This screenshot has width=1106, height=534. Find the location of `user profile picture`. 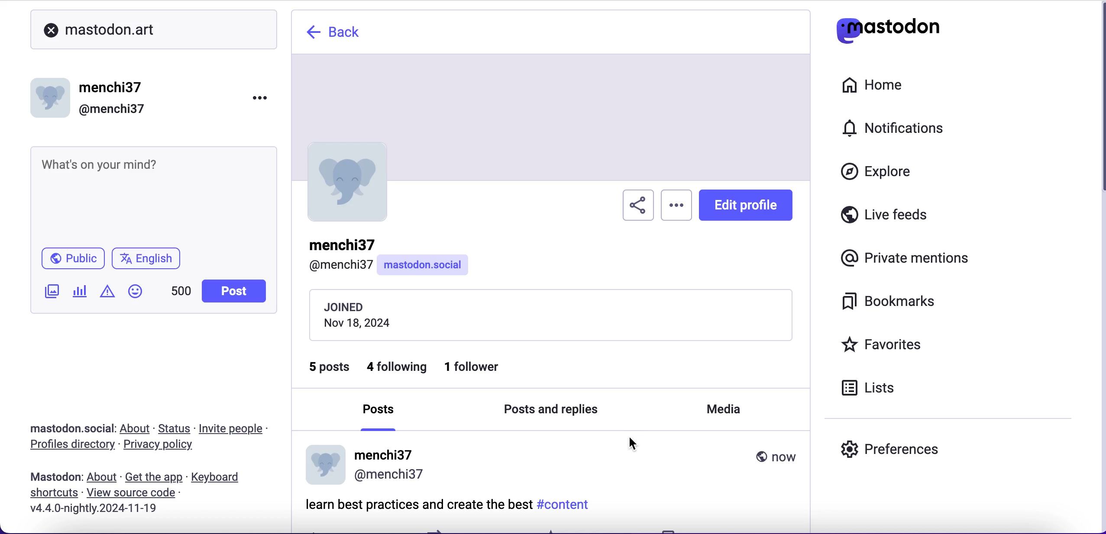

user profile picture is located at coordinates (348, 179).